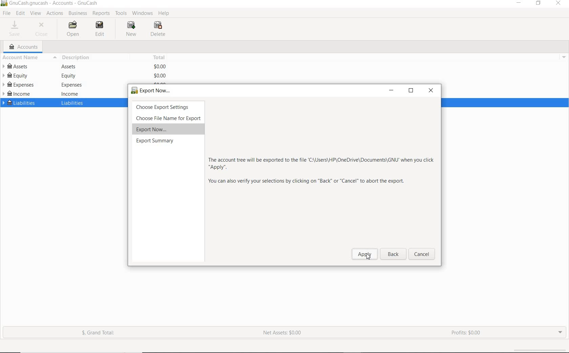 This screenshot has width=569, height=353. Describe the element at coordinates (466, 332) in the screenshot. I see `PROFITS` at that location.